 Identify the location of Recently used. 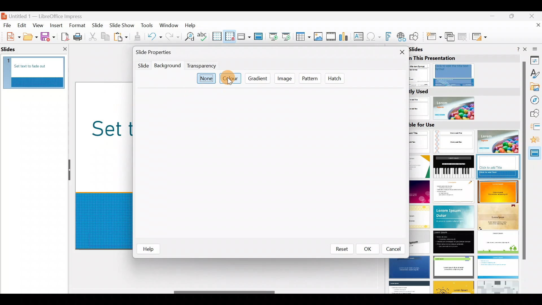
(462, 103).